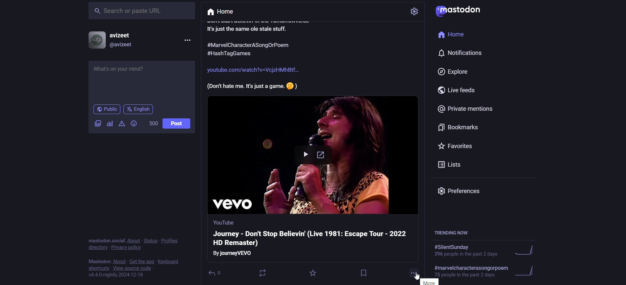 The width and height of the screenshot is (626, 285). I want to click on public post, so click(106, 110).